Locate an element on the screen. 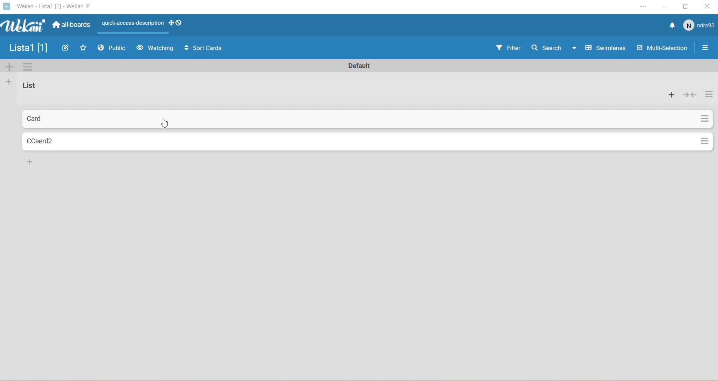 This screenshot has height=381, width=718. drag handles is located at coordinates (177, 24).